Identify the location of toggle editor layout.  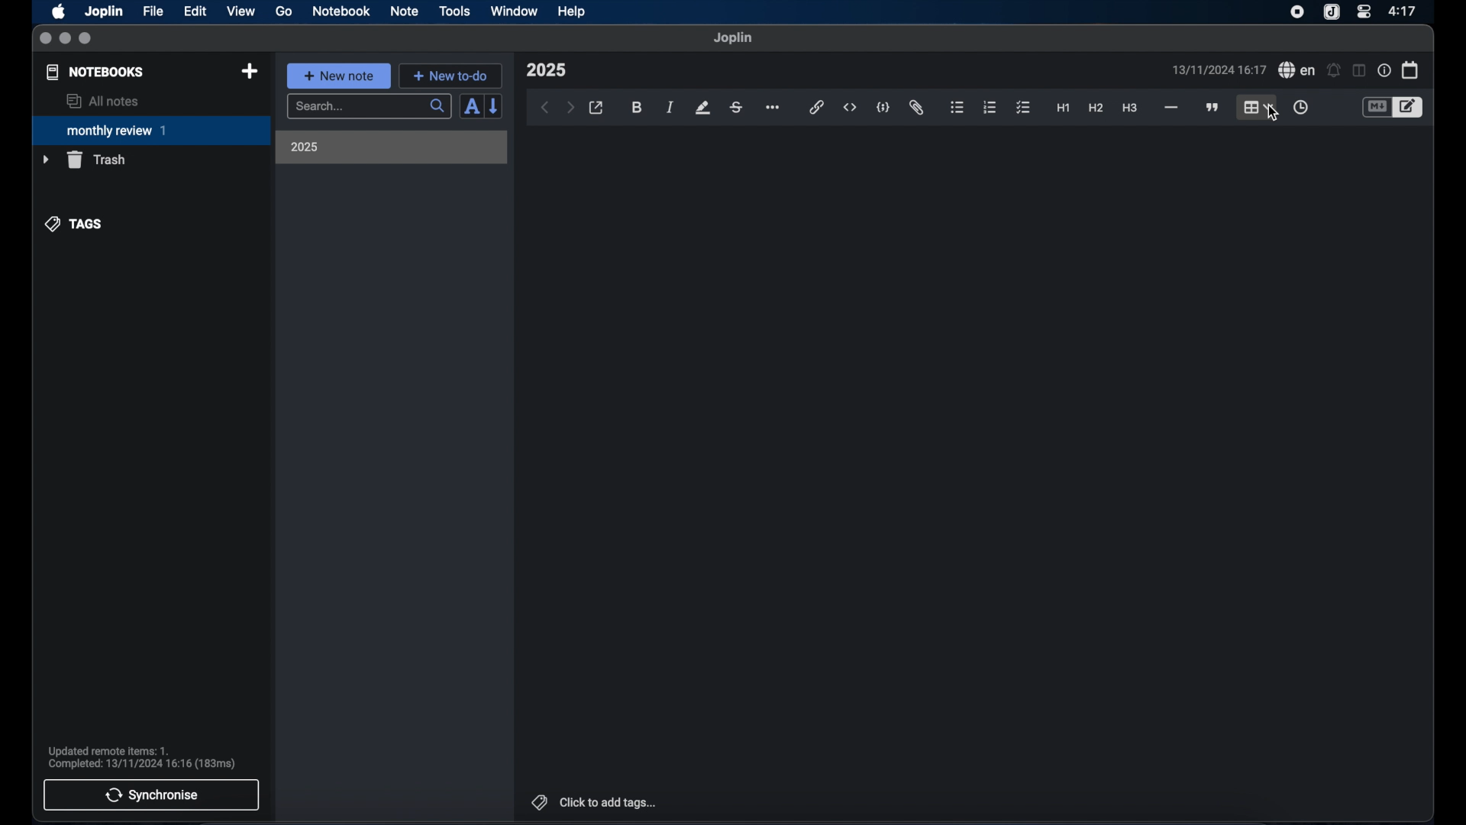
(1360, 70).